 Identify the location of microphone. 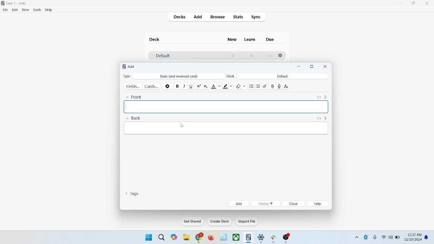
(375, 238).